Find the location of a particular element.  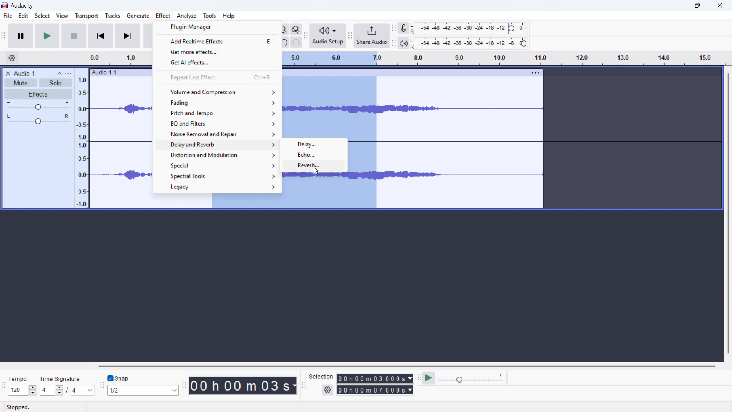

mute is located at coordinates (21, 83).